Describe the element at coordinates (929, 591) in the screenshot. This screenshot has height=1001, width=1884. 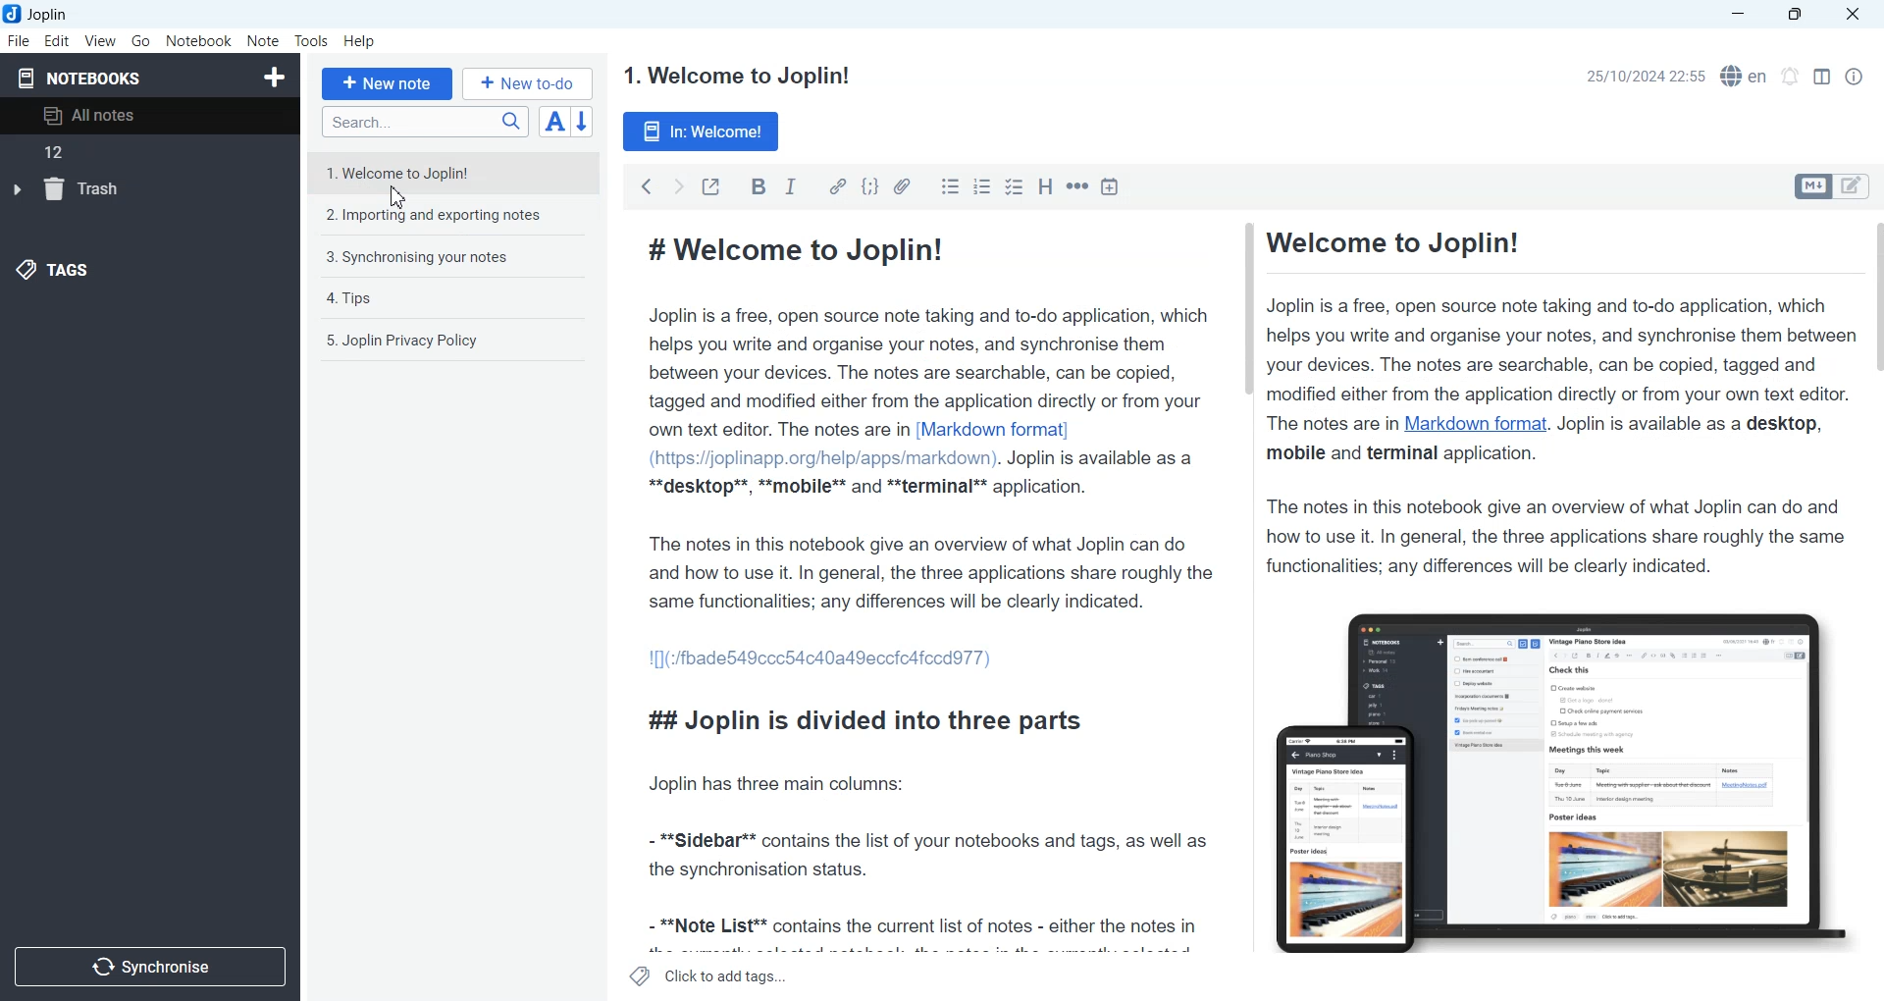
I see `# Welcome to Joplin!

Joplin is a free, open source note taking and to-do application, which
helps you write and organise your notes, and synchronise them
between your devices. The notes are searchable, can be copied,
tagged and modified either from the application directly or from your
own text editor. The notes are in [Markdown format]
(https://joplinapp.org/help/apps/markdown). Joplin is available as a
**desktop**, **mobile** and **terminal** application.

The notes in this notebook give an overview of what Joplin can do
and how to use it. In general, the three applications share roughly the
same functionalities; any differences will be clearly indicated.
1[](:/fbade549ccc54c40a49eccicafccdd77)

## Joplin is divided into three parts

Joplin has three main columns:

- **Sidebar** contains the list of your notebooks and tags, as well as
the synchronisation status.

- **Note List** contains the current list of notes - either the notes in` at that location.